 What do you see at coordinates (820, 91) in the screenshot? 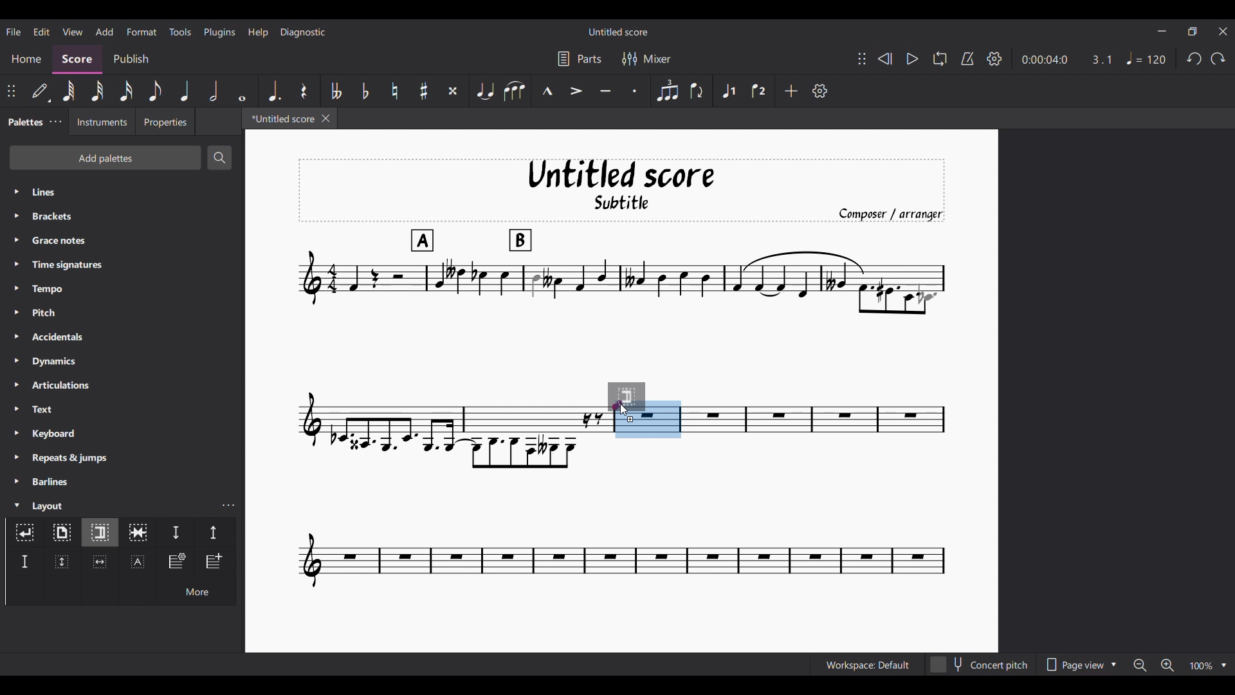
I see `Customize settings` at bounding box center [820, 91].